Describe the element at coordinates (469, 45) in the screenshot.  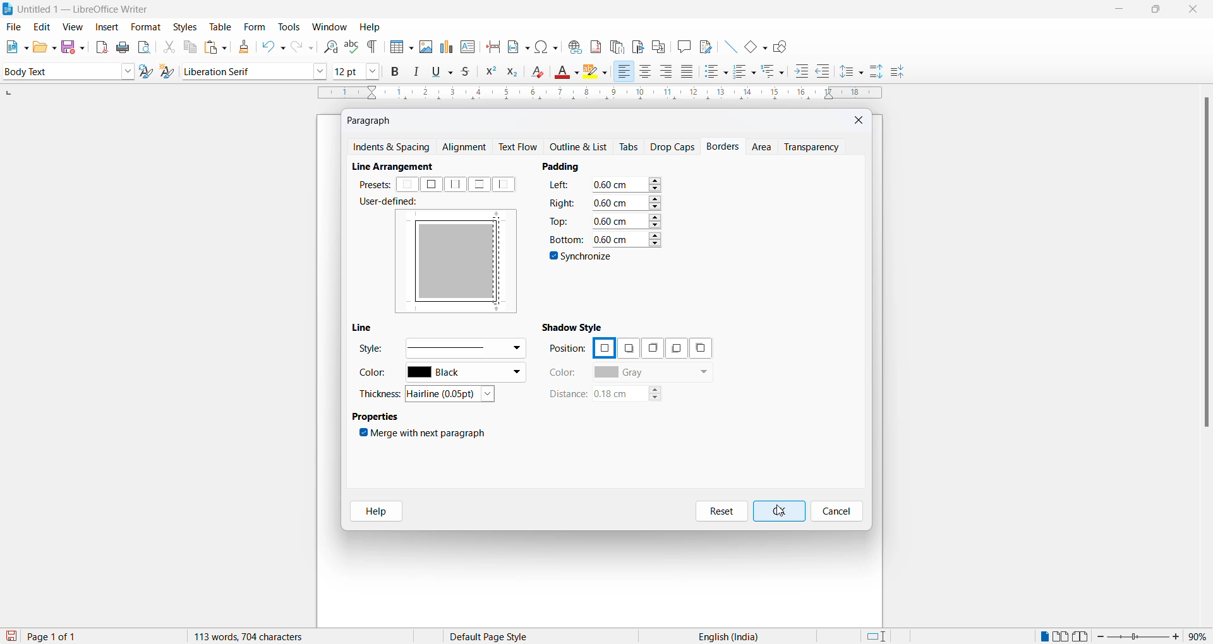
I see `insert text` at that location.